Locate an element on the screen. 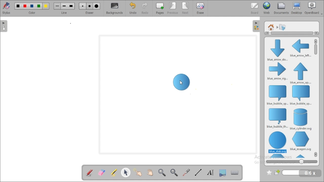  visual laser pointer is located at coordinates (187, 173).